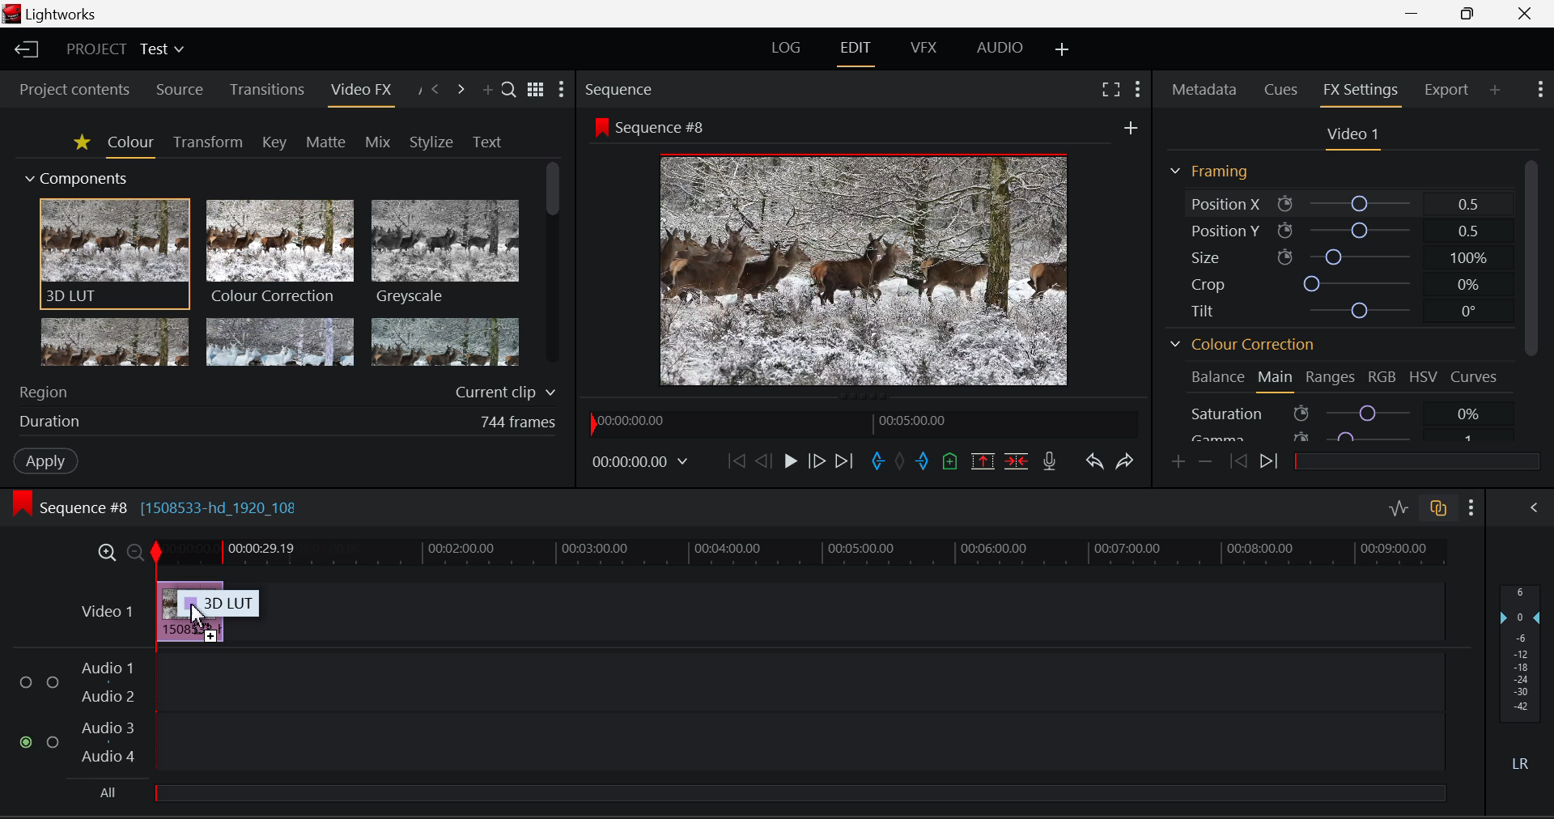  What do you see at coordinates (1125, 463) in the screenshot?
I see `Redo` at bounding box center [1125, 463].